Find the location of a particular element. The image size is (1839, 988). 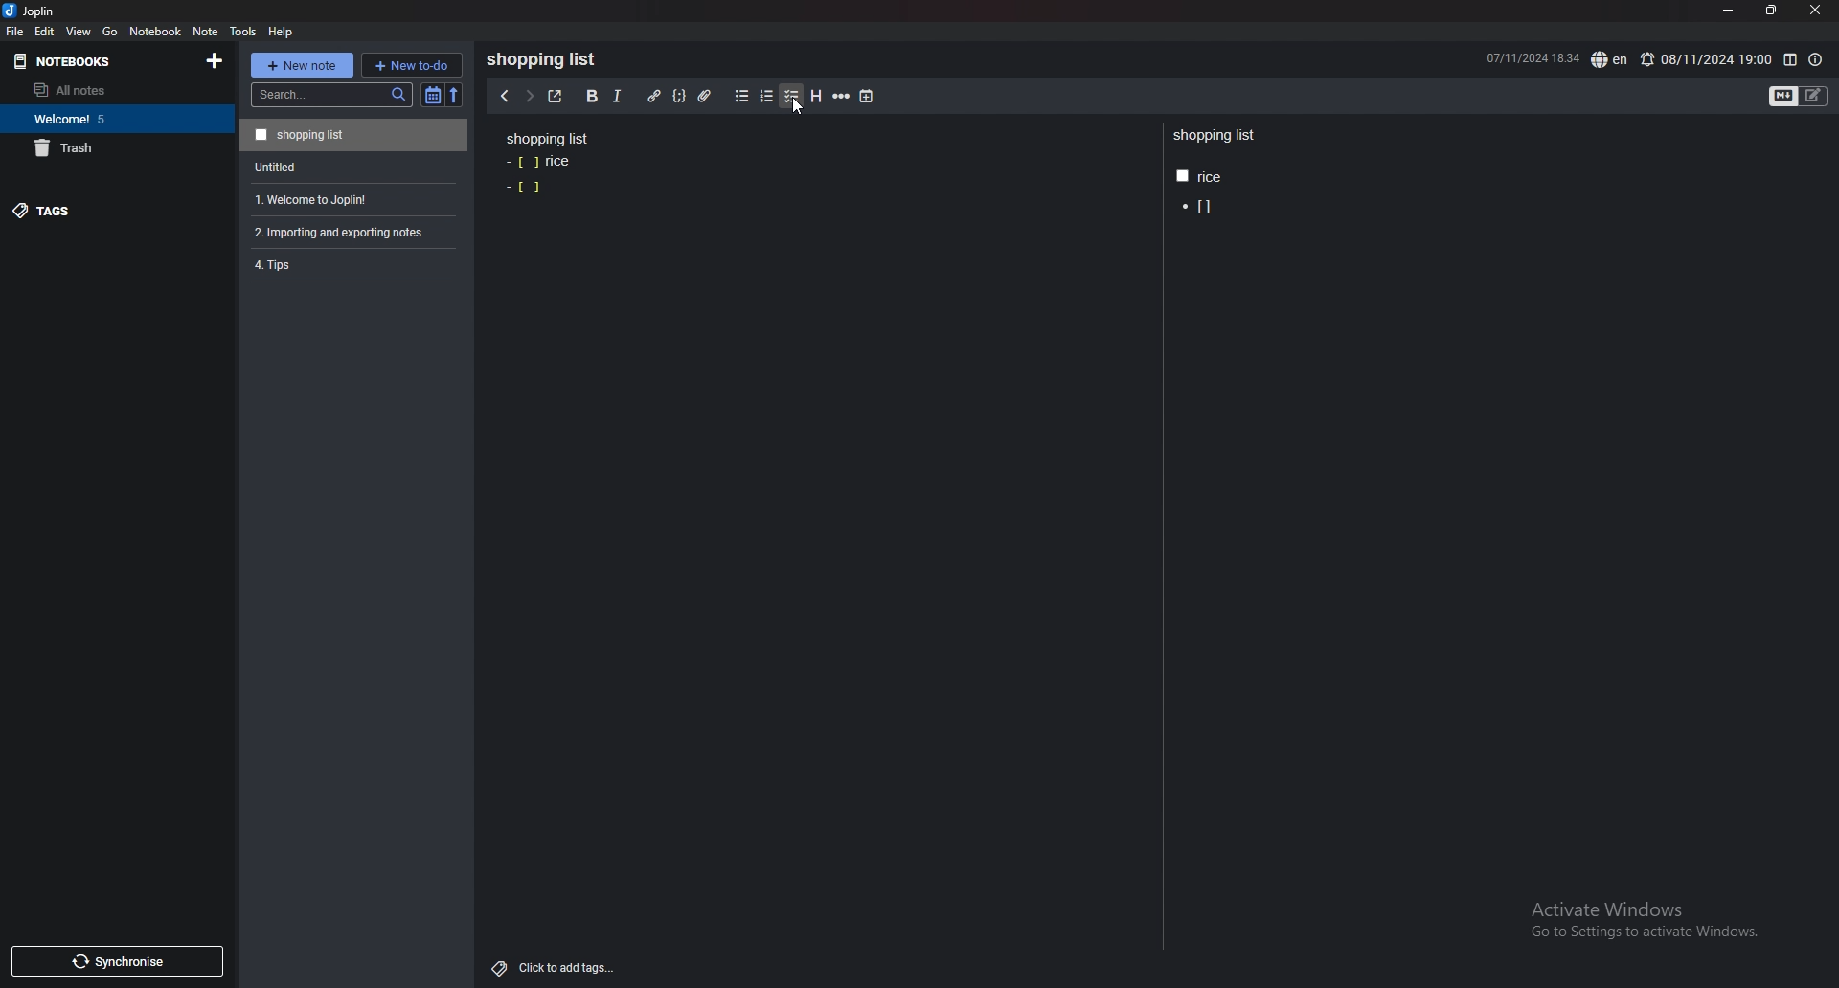

toggle editor layout is located at coordinates (1790, 60).